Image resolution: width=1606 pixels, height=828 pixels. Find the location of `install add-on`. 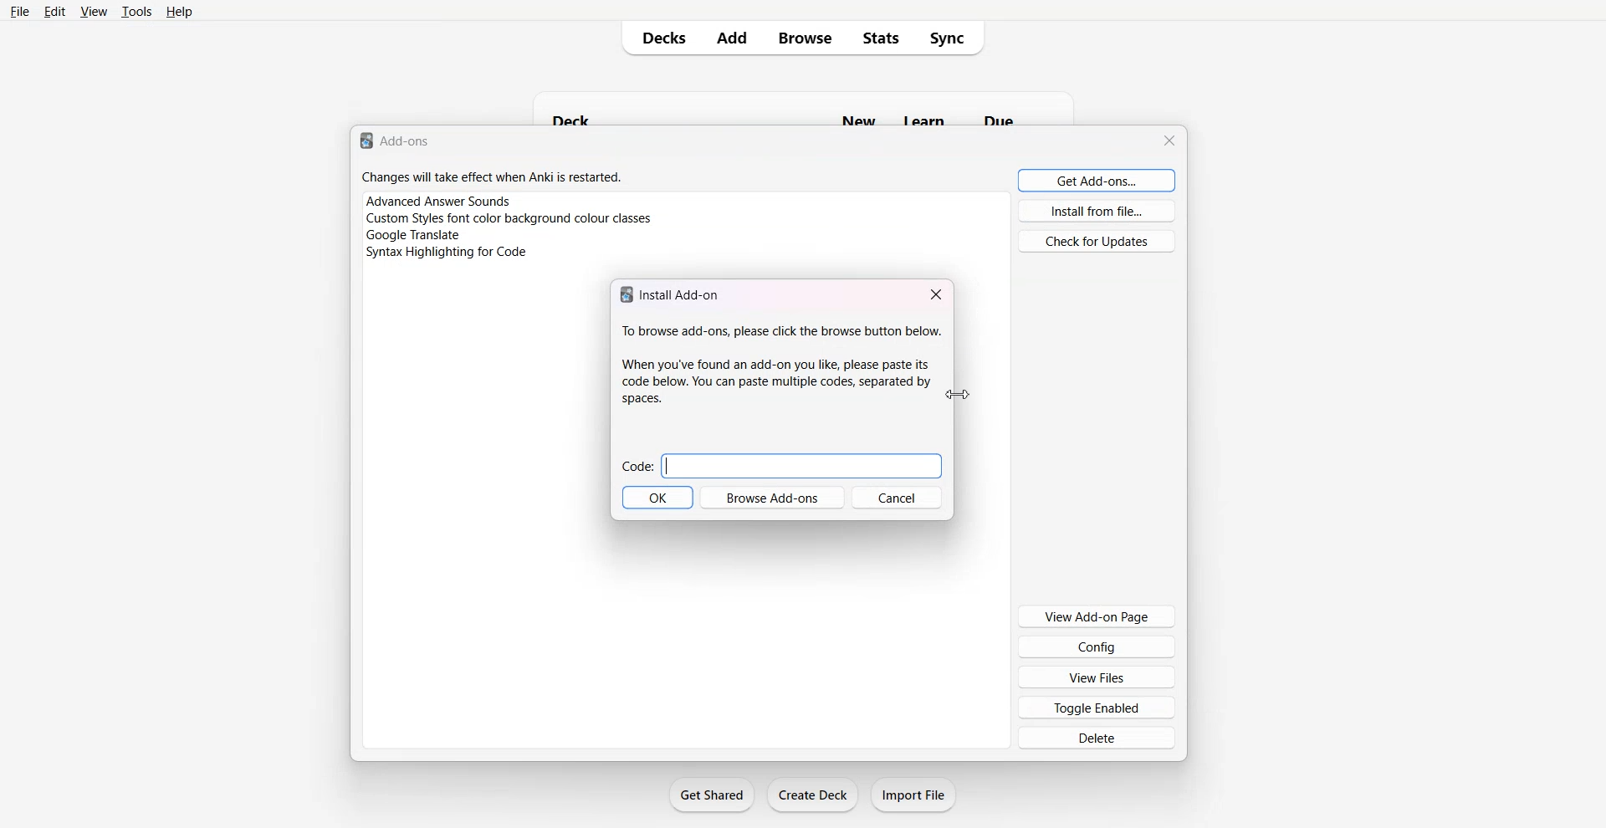

install add-on is located at coordinates (673, 293).